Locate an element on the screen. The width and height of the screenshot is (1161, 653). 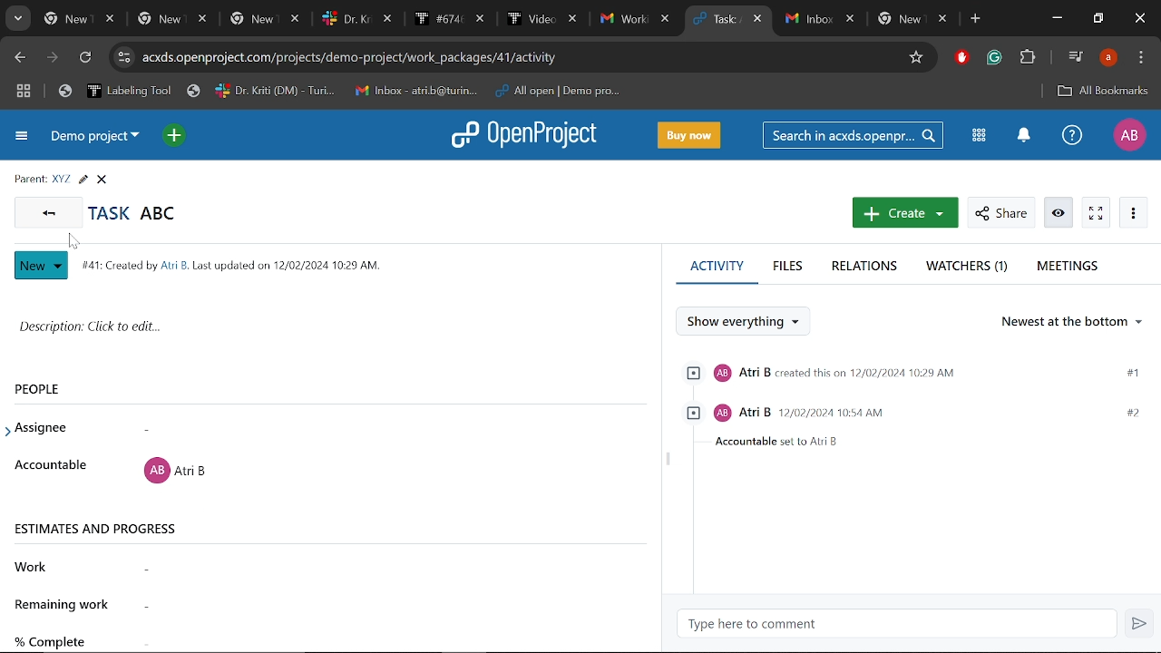
Current project is located at coordinates (95, 138).